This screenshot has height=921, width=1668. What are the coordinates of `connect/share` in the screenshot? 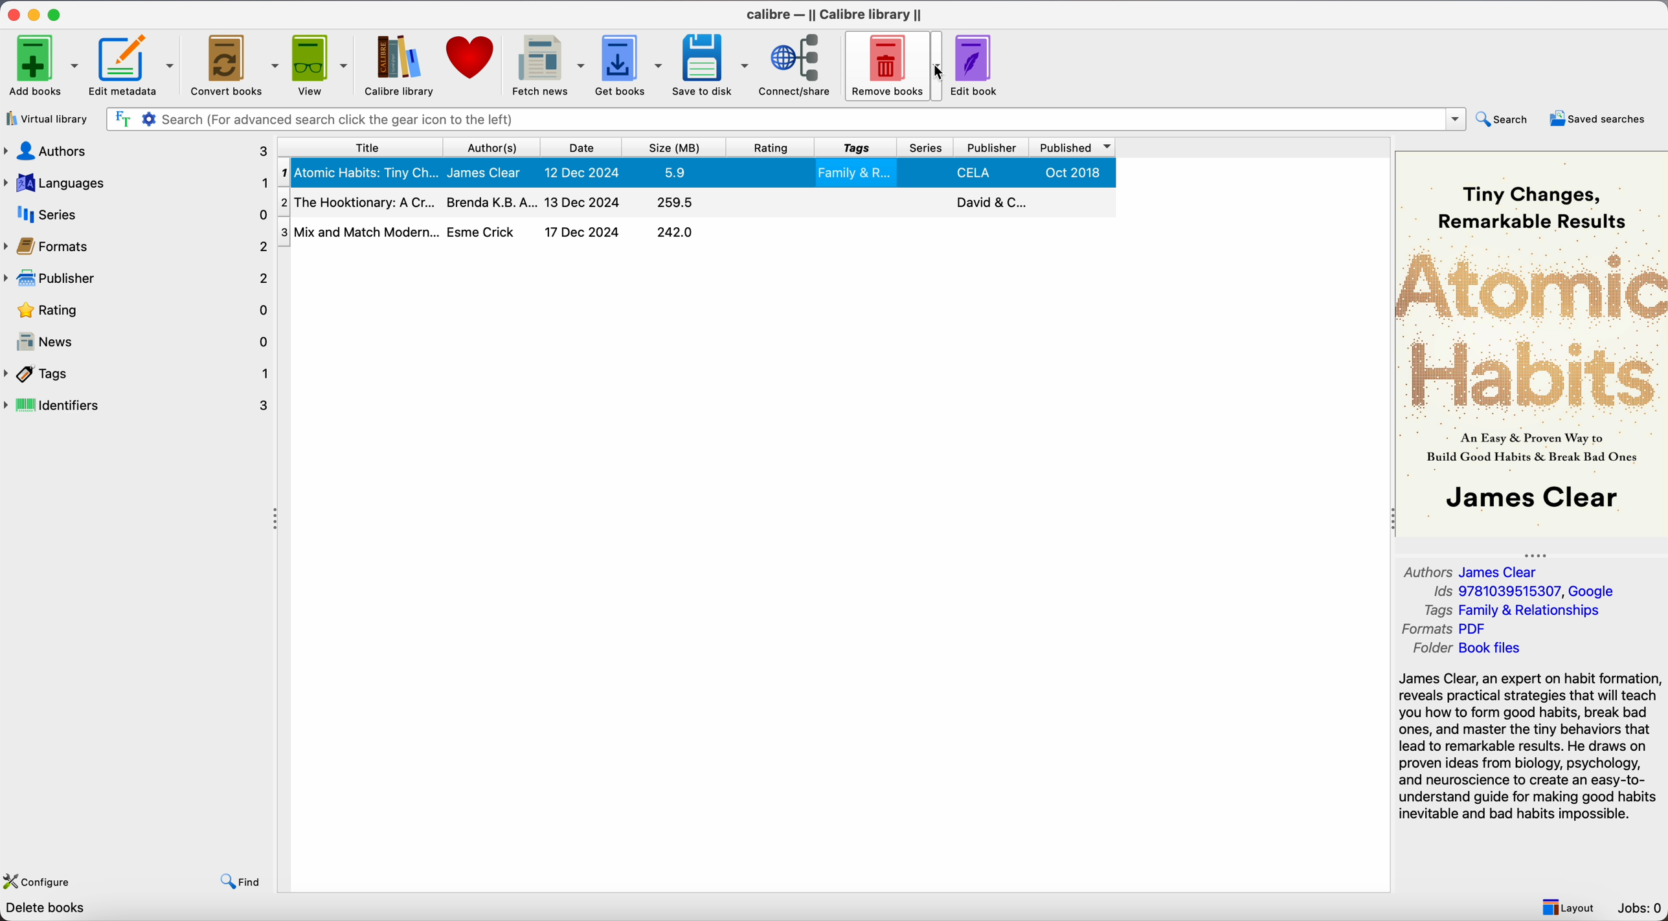 It's located at (795, 64).